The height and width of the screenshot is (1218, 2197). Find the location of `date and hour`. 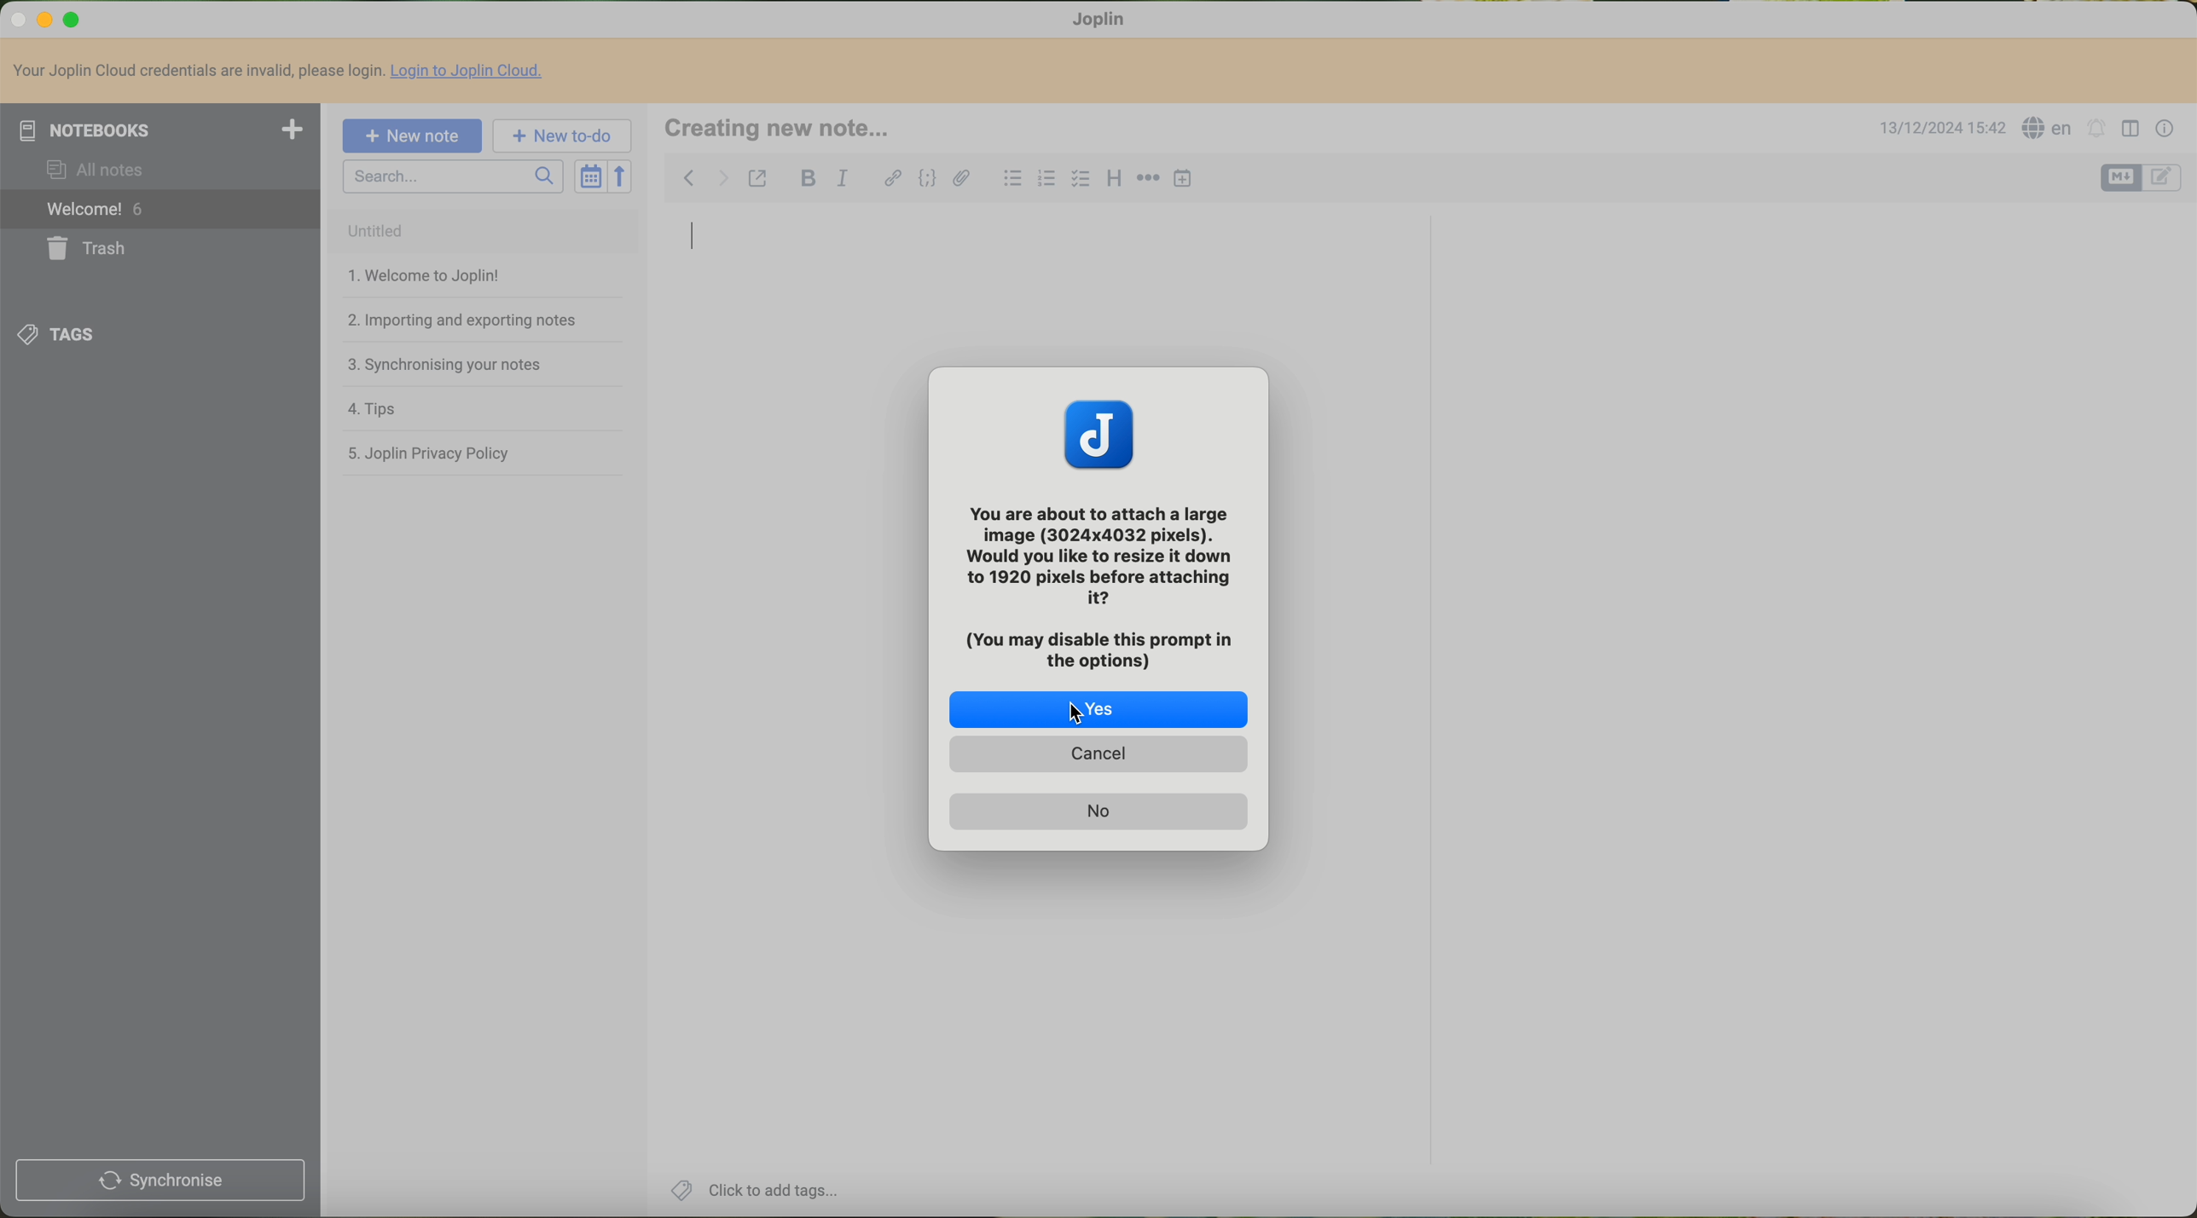

date and hour is located at coordinates (1939, 130).